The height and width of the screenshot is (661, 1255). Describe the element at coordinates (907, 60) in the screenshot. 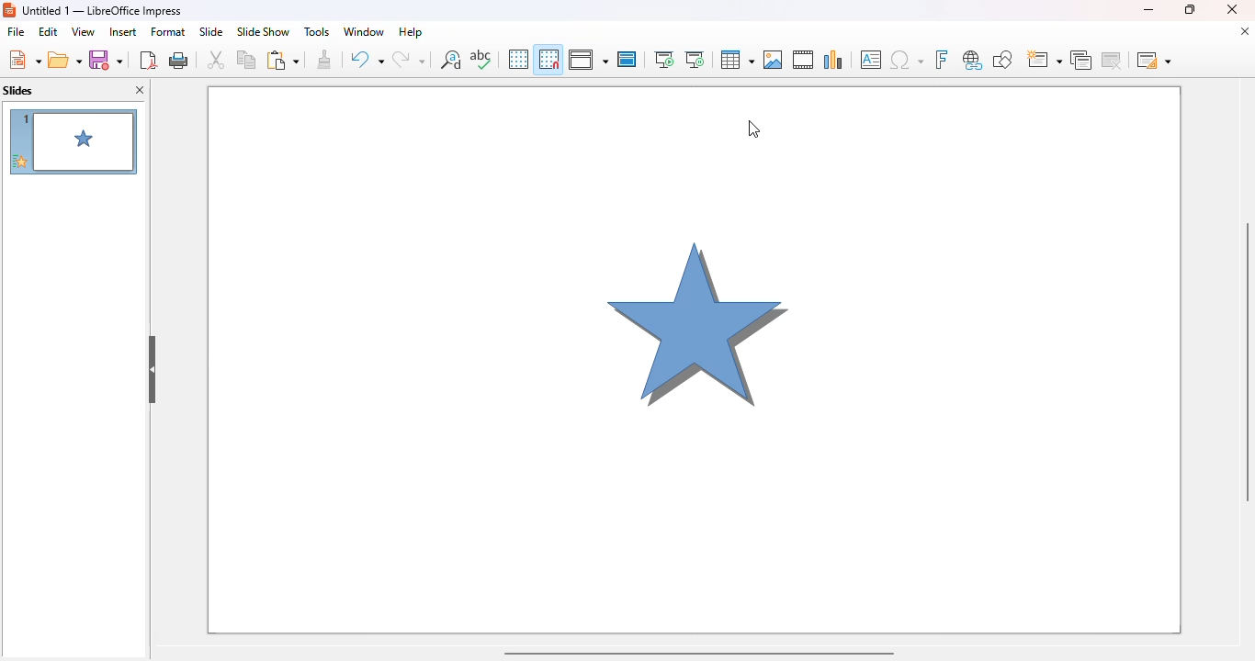

I see `insert special characters` at that location.